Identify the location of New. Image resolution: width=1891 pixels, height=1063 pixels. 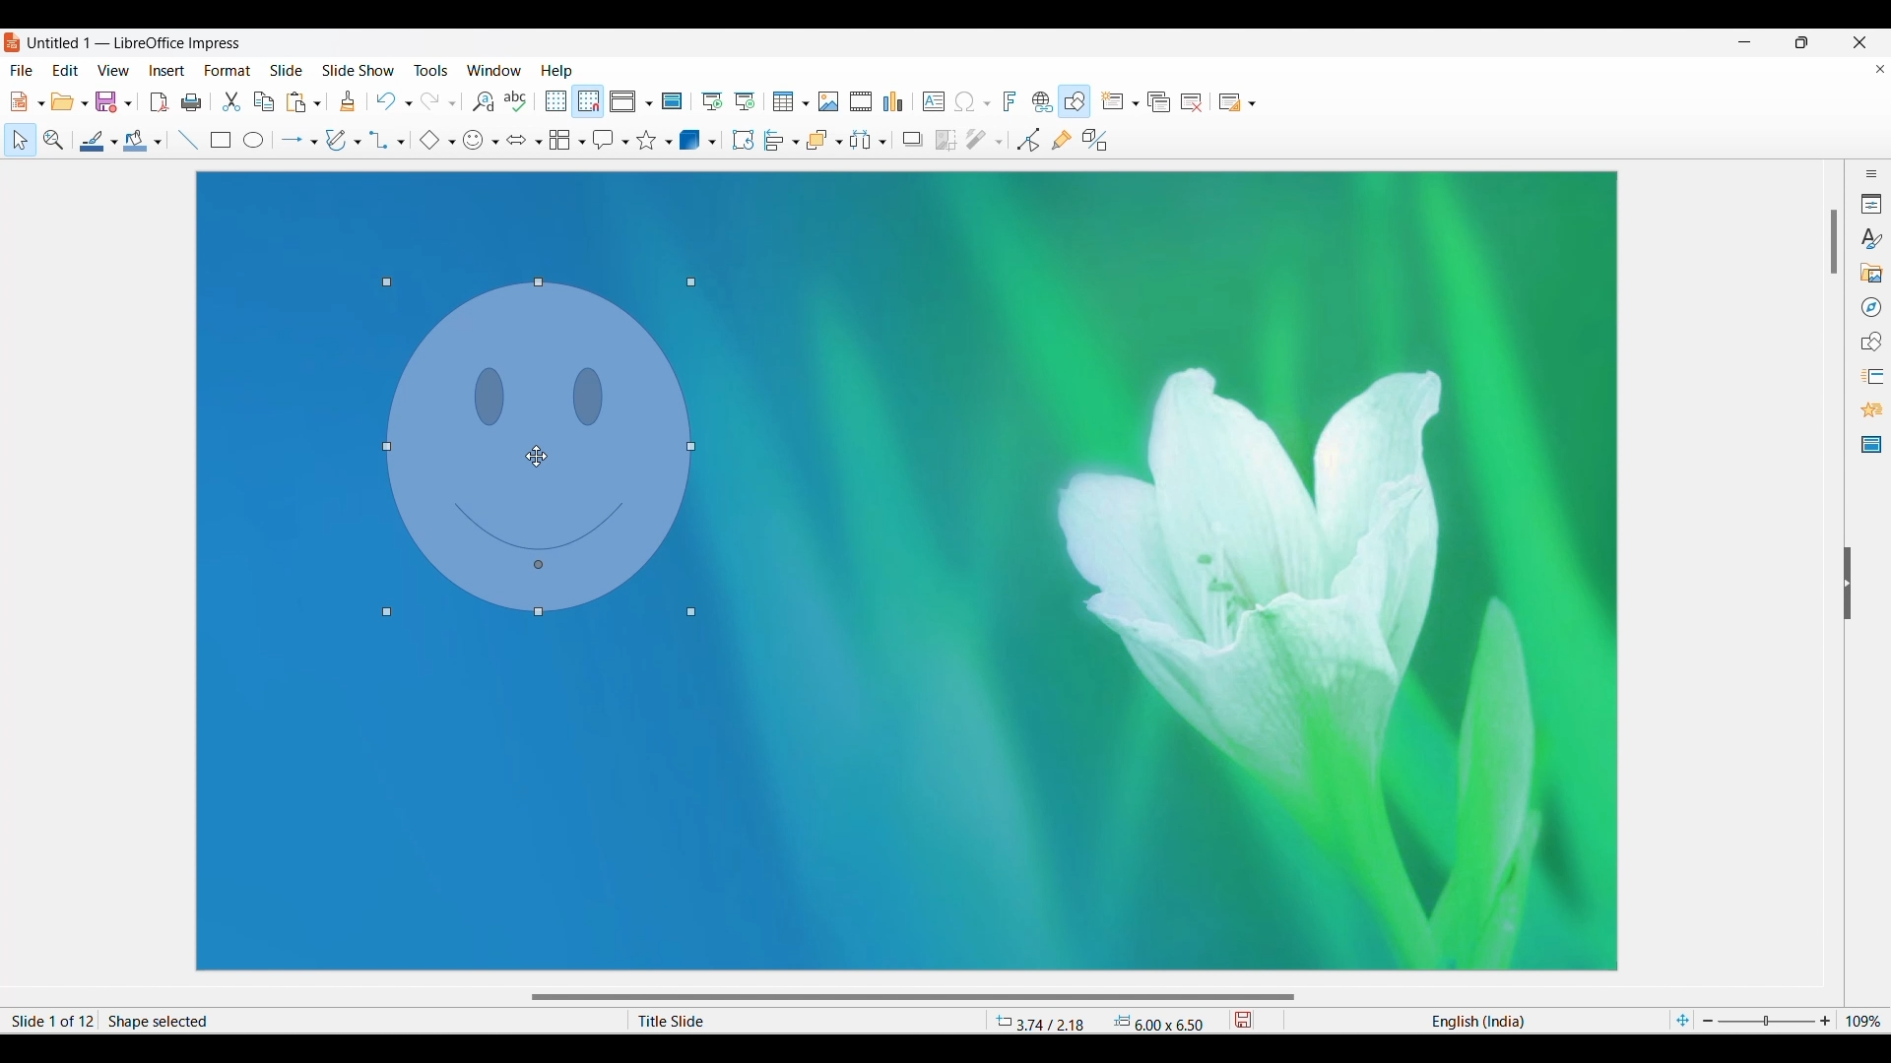
(19, 101).